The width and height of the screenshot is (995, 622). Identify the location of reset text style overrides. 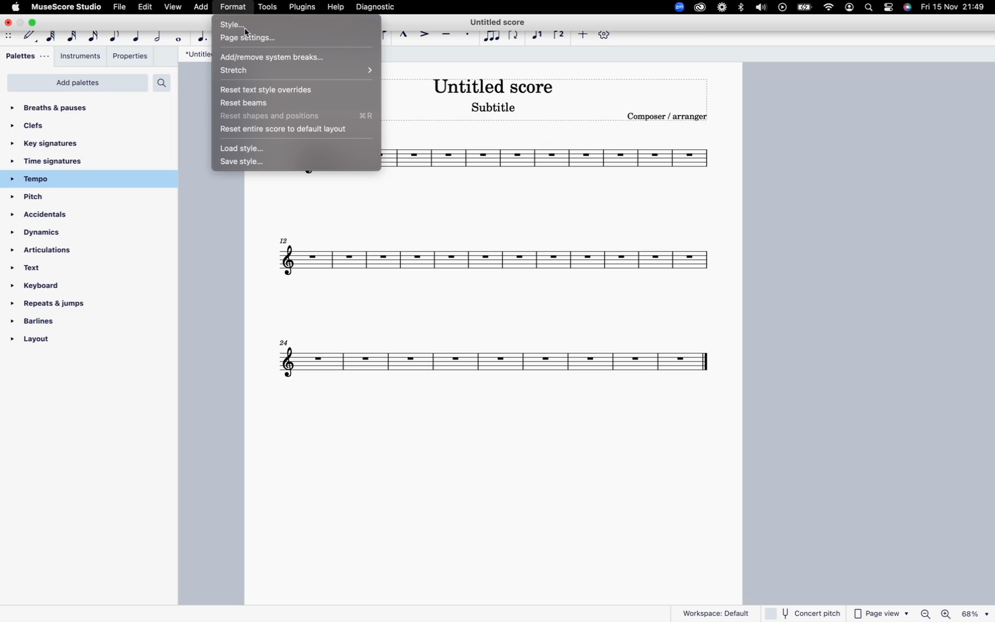
(288, 89).